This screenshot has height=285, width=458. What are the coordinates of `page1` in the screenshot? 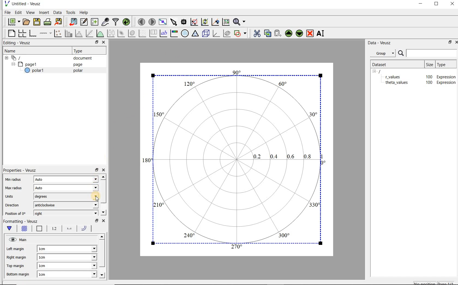 It's located at (30, 64).